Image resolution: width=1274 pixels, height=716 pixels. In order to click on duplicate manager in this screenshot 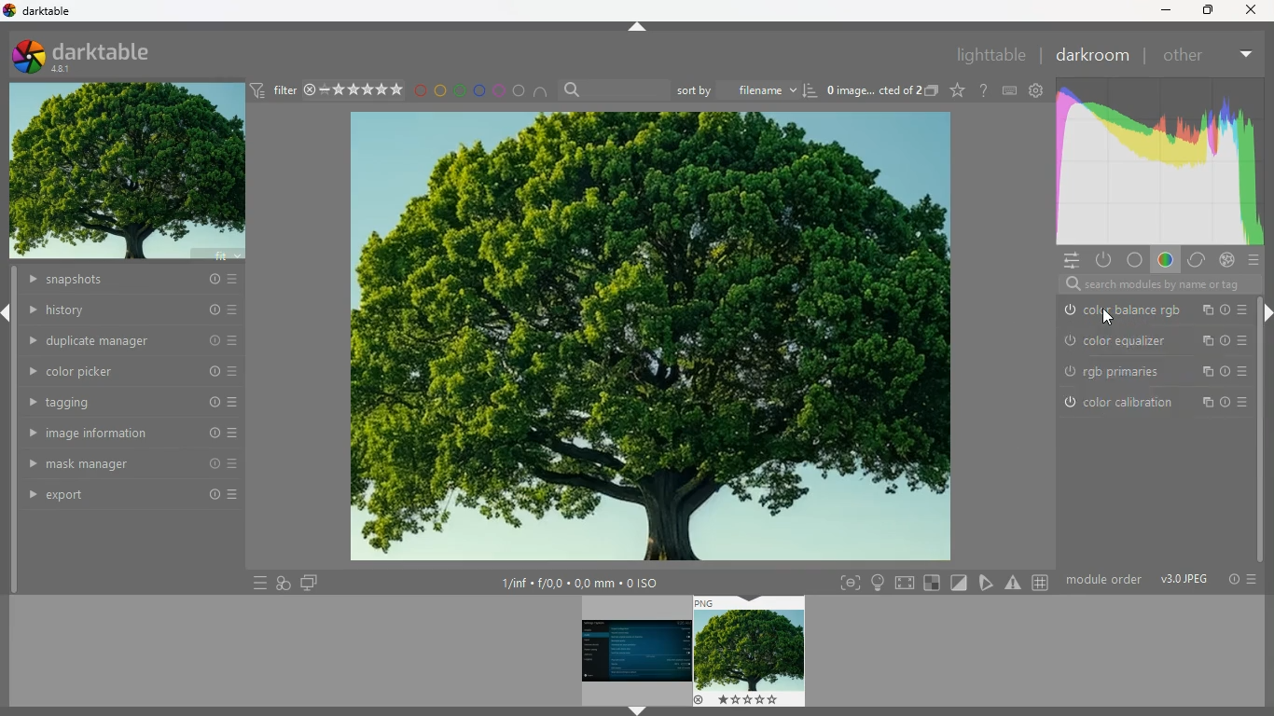, I will do `click(133, 339)`.